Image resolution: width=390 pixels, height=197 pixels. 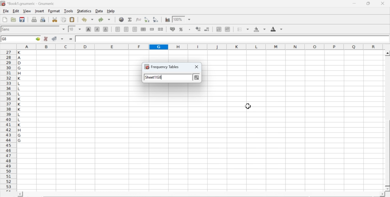 I want to click on sum in current cell, so click(x=130, y=19).